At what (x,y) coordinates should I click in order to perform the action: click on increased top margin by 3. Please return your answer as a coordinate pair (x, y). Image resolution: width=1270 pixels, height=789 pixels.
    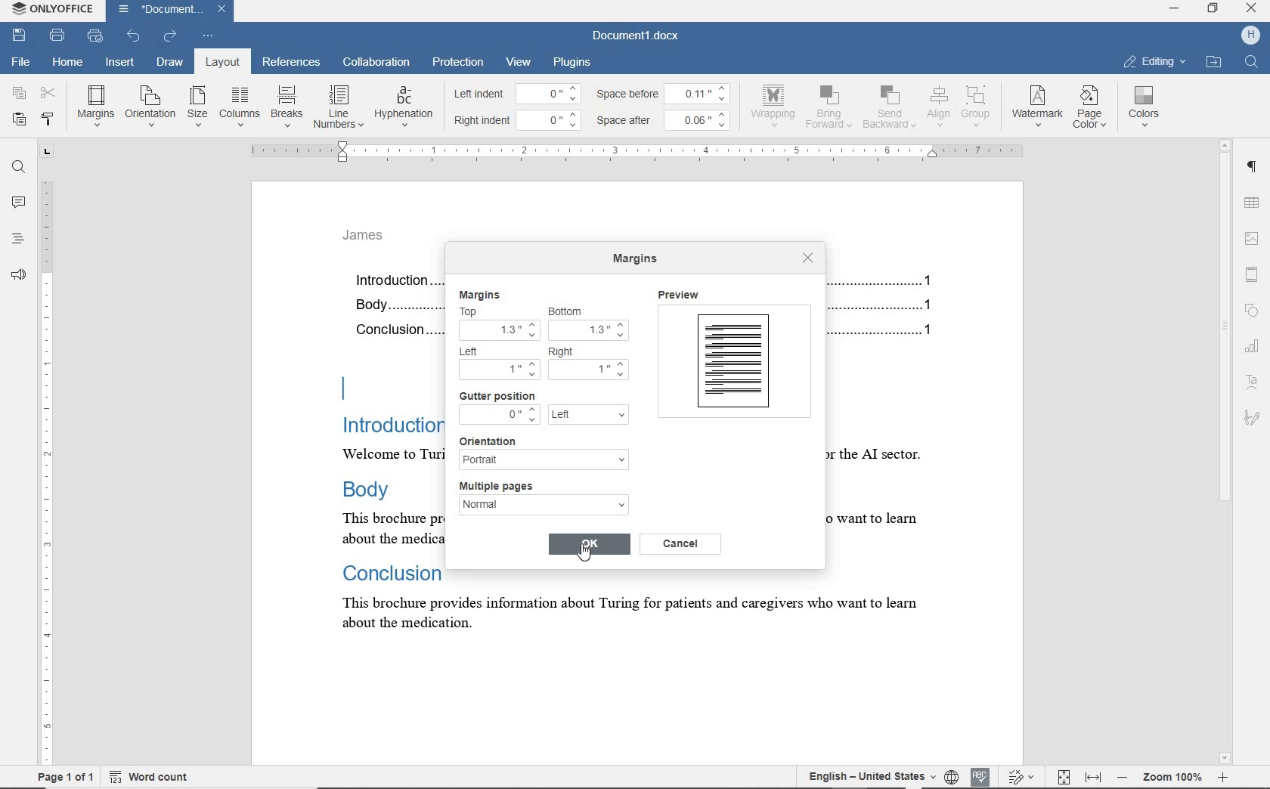
    Looking at the image, I should click on (502, 330).